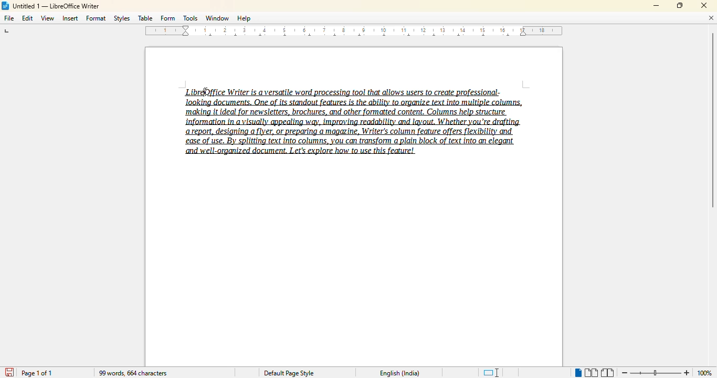 This screenshot has height=378, width=717. I want to click on page 1 of 1, so click(37, 373).